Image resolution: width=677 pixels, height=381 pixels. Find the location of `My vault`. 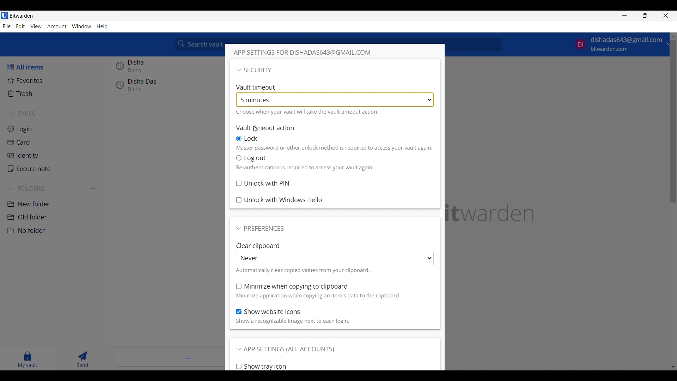

My vault is located at coordinates (28, 359).